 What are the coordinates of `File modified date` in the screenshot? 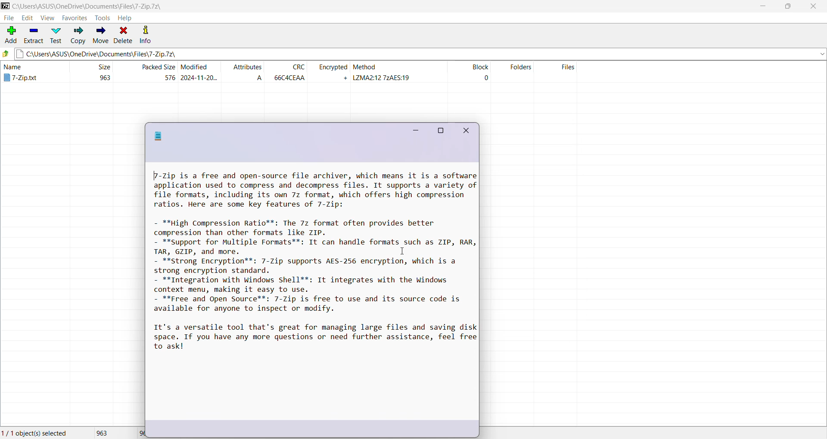 It's located at (199, 72).